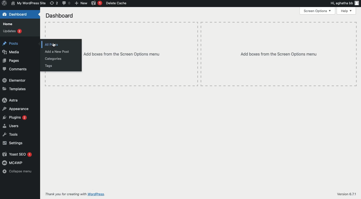  What do you see at coordinates (59, 16) in the screenshot?
I see `Dashboard` at bounding box center [59, 16].